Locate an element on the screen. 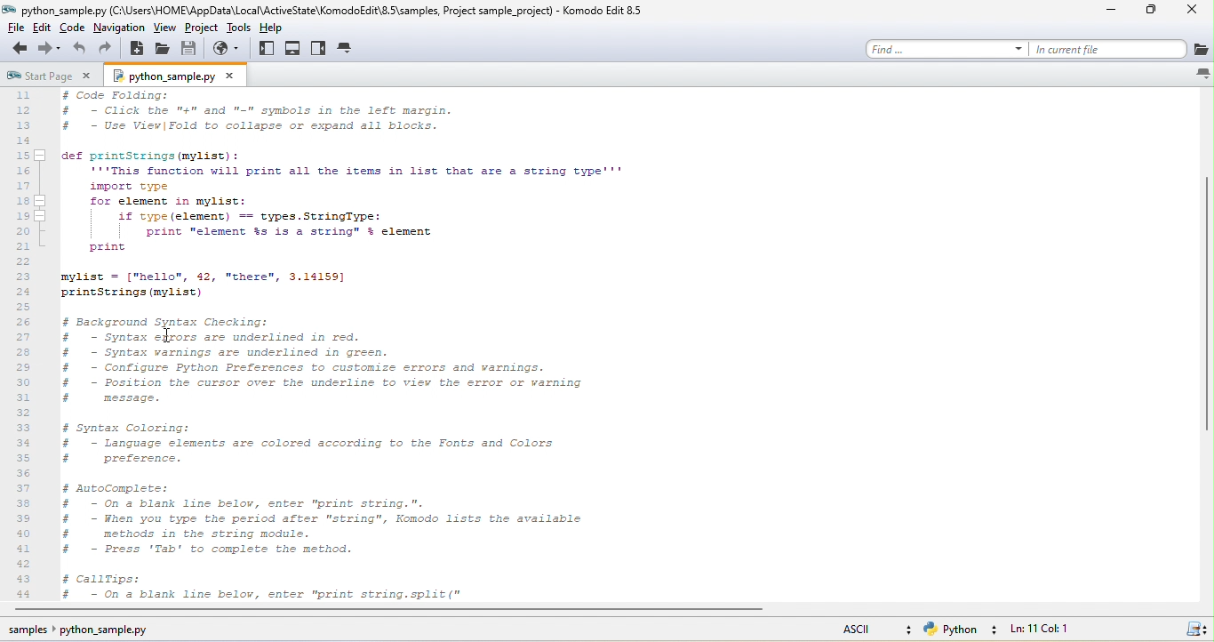 Image resolution: width=1214 pixels, height=642 pixels. komodo text is located at coordinates (325, 347).